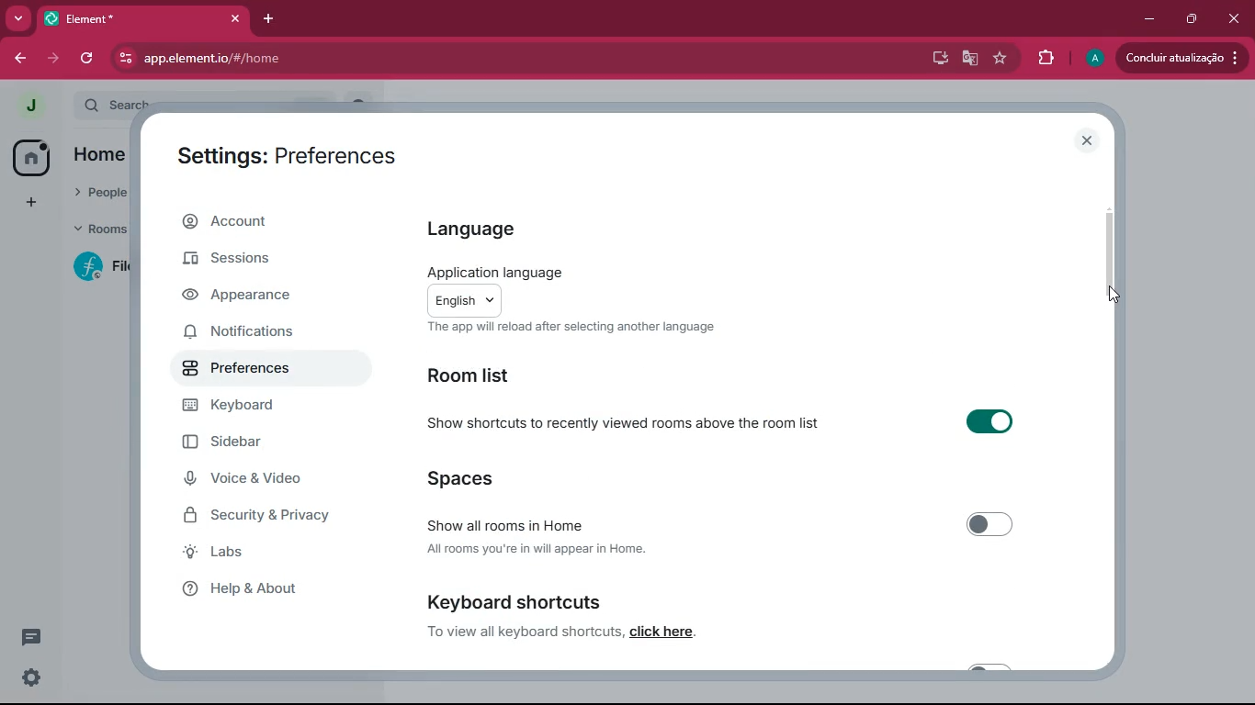  I want to click on more, so click(15, 19).